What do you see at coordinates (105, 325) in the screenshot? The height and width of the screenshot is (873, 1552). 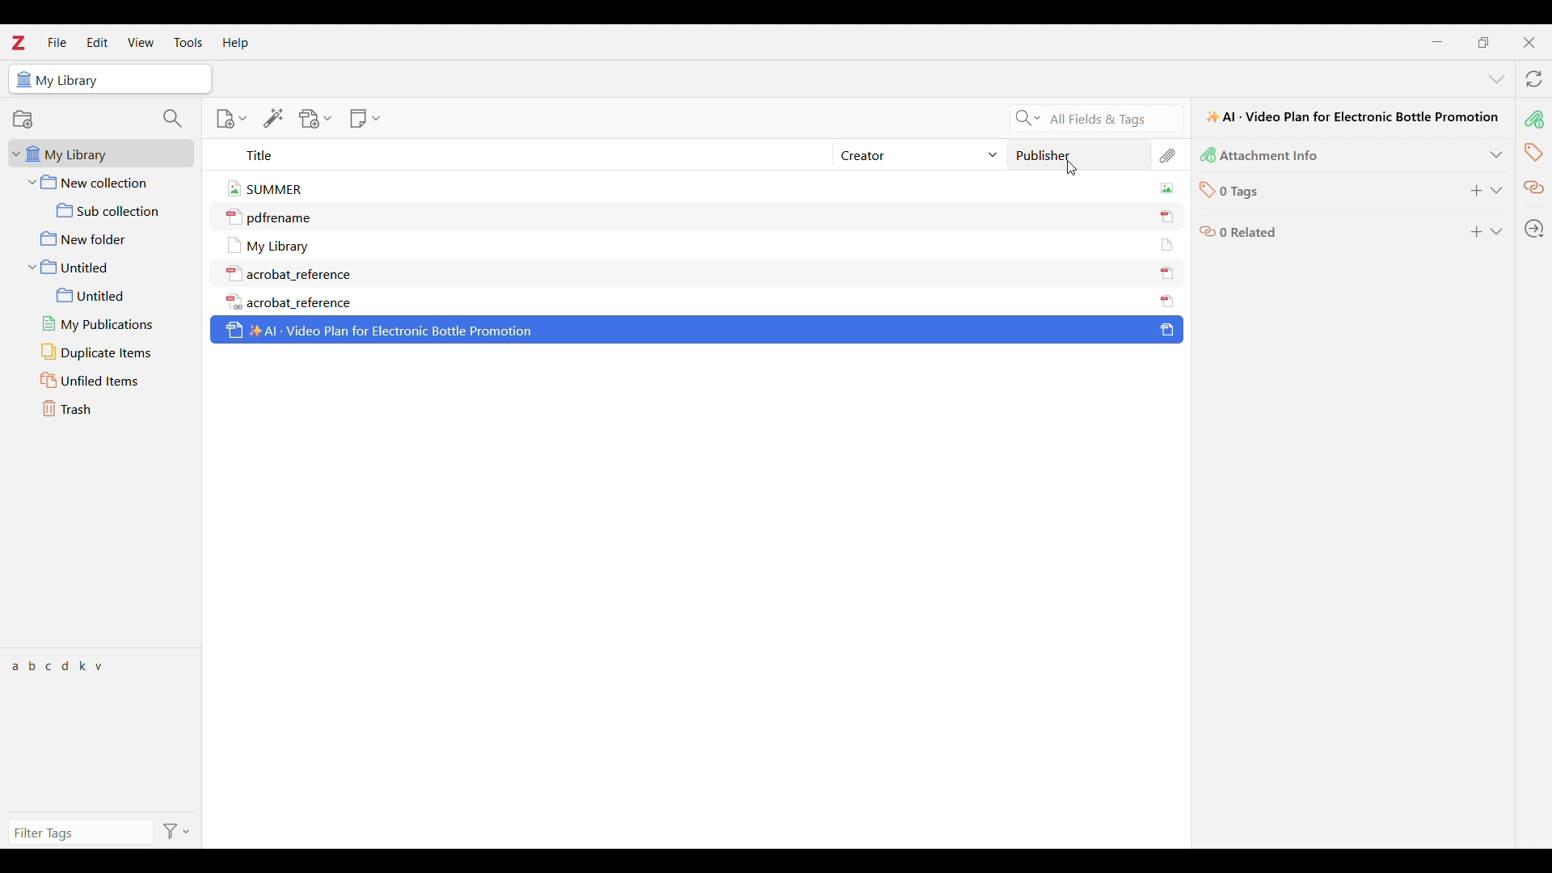 I see `My publications` at bounding box center [105, 325].